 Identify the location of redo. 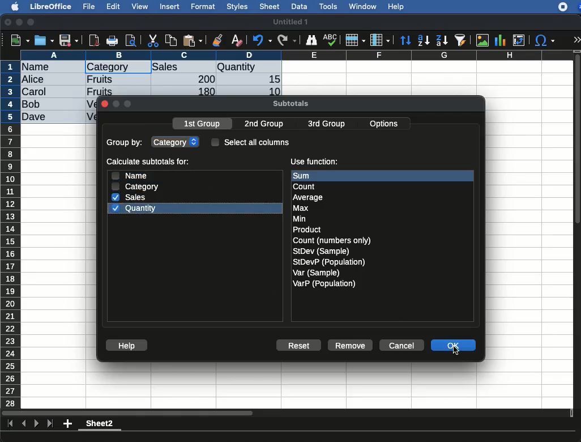
(287, 40).